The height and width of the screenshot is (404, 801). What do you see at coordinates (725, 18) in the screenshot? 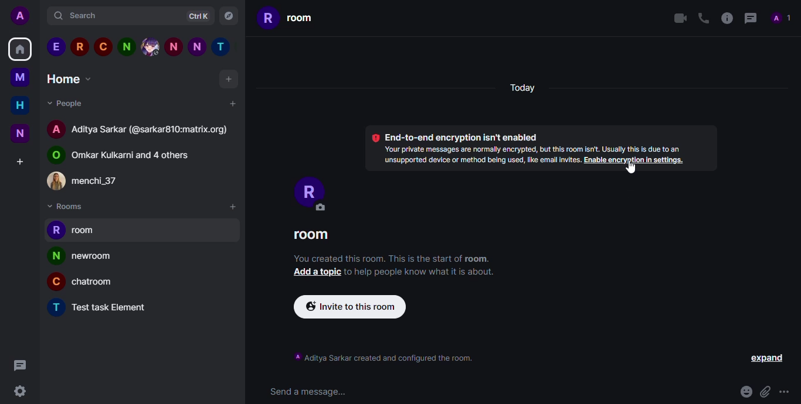
I see `info` at bounding box center [725, 18].